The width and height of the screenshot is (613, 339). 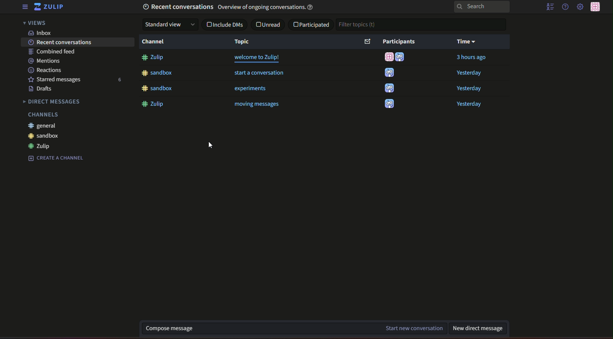 I want to click on #sandbox, so click(x=159, y=74).